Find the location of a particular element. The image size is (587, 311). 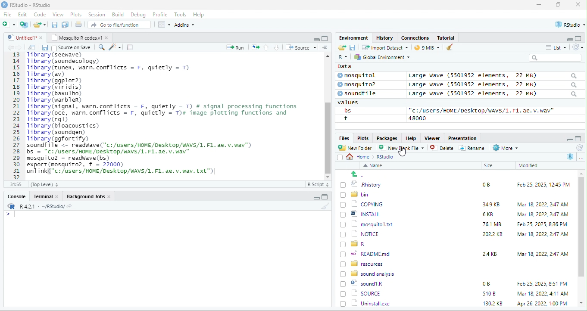

| @] INSTALL is located at coordinates (362, 214).